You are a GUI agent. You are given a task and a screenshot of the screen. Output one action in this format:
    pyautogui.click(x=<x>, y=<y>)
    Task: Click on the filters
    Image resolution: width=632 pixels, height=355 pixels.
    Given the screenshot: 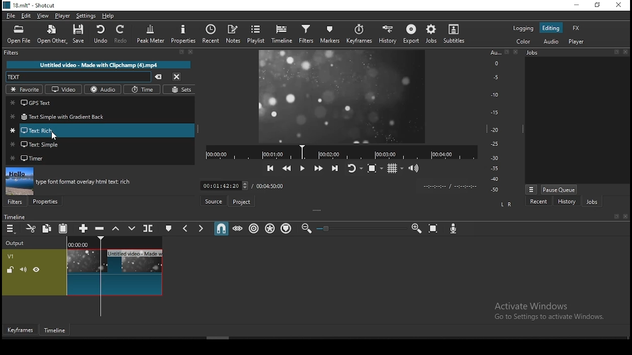 What is the action you would take?
    pyautogui.click(x=13, y=53)
    